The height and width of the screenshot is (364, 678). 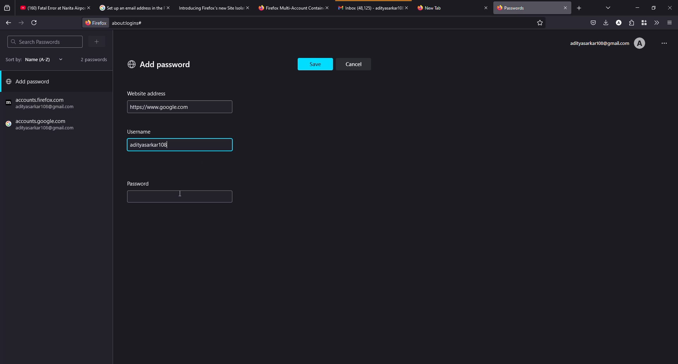 What do you see at coordinates (91, 59) in the screenshot?
I see `2 passwords` at bounding box center [91, 59].